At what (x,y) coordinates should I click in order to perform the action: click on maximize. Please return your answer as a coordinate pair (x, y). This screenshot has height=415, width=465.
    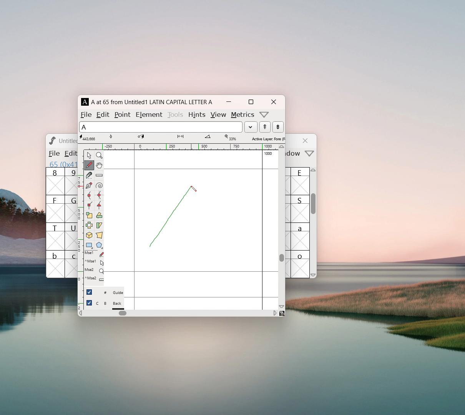
    Looking at the image, I should click on (251, 102).